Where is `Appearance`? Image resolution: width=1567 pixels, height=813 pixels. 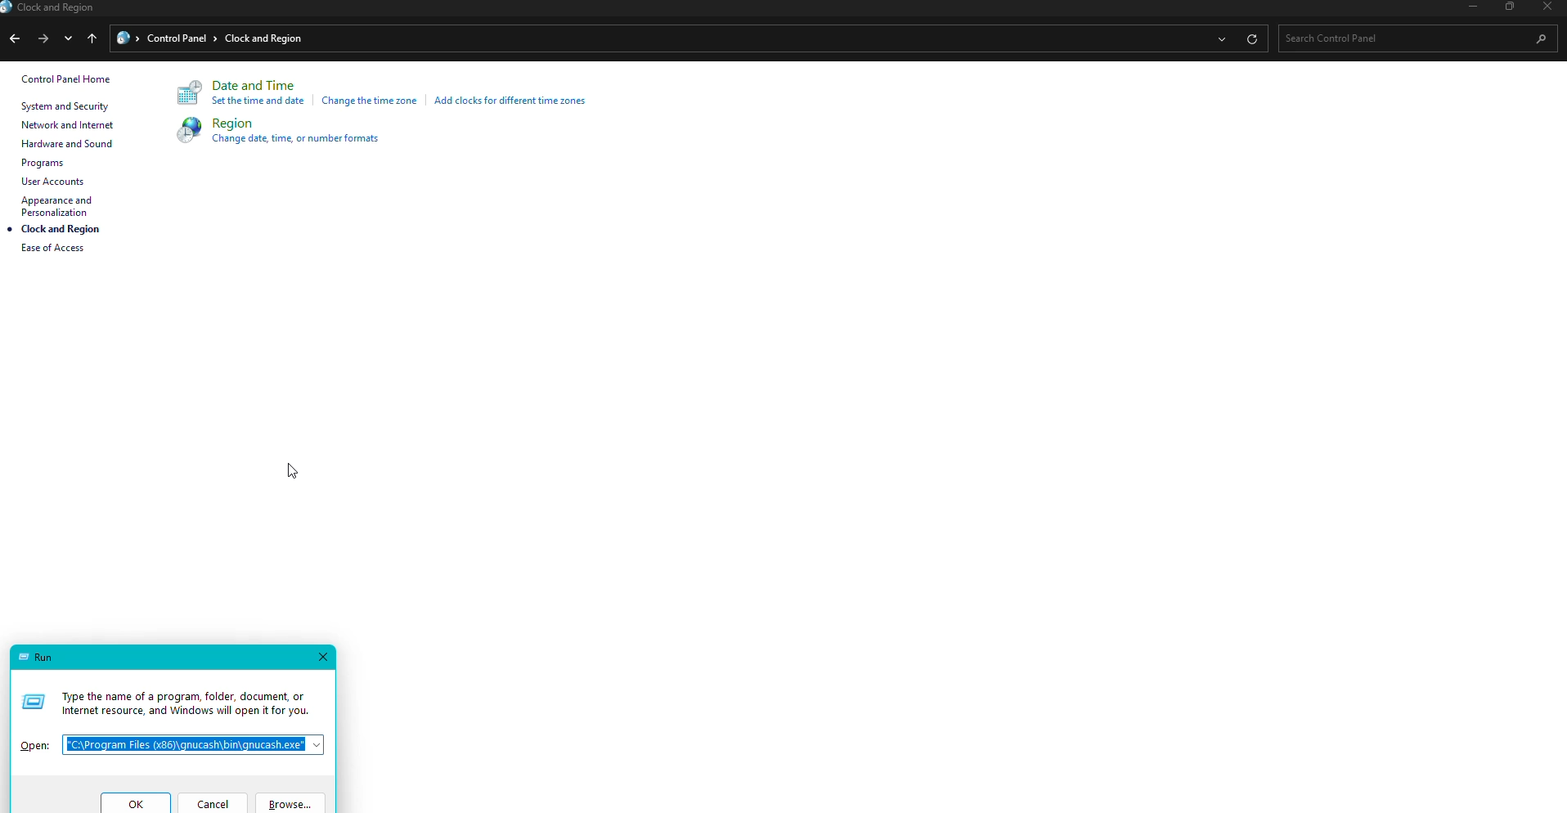 Appearance is located at coordinates (62, 206).